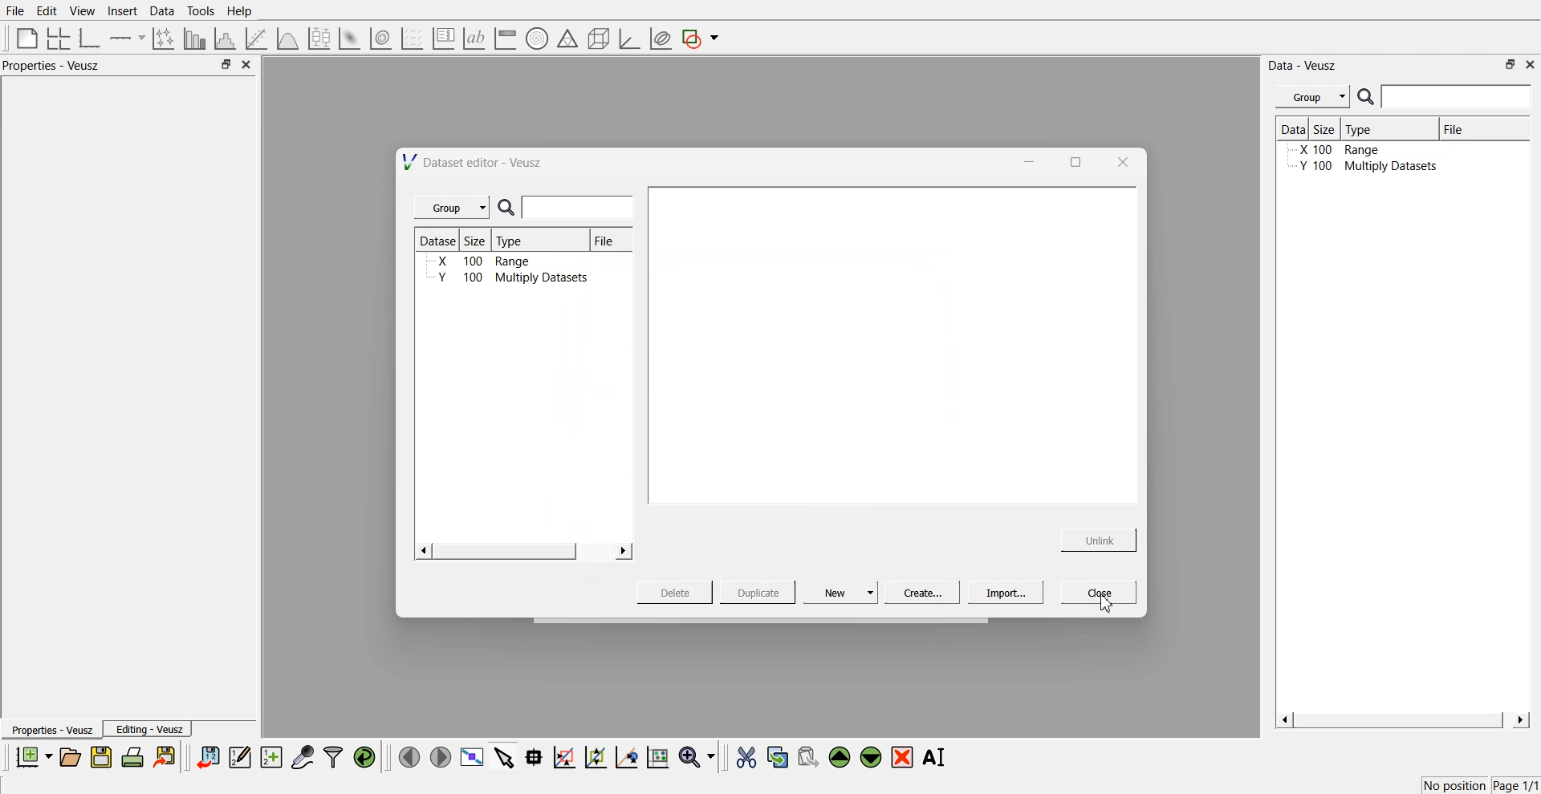 This screenshot has height=794, width=1541. I want to click on Tools, so click(199, 10).